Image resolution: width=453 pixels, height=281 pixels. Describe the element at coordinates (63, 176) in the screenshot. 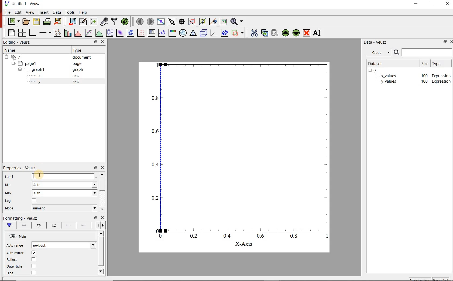

I see `input label` at that location.